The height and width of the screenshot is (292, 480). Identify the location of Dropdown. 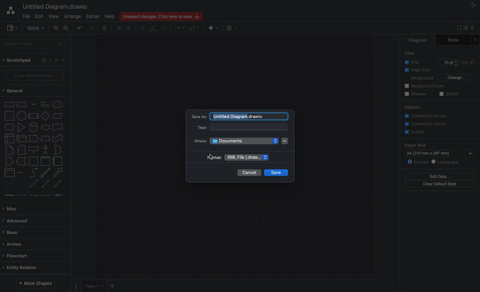
(285, 141).